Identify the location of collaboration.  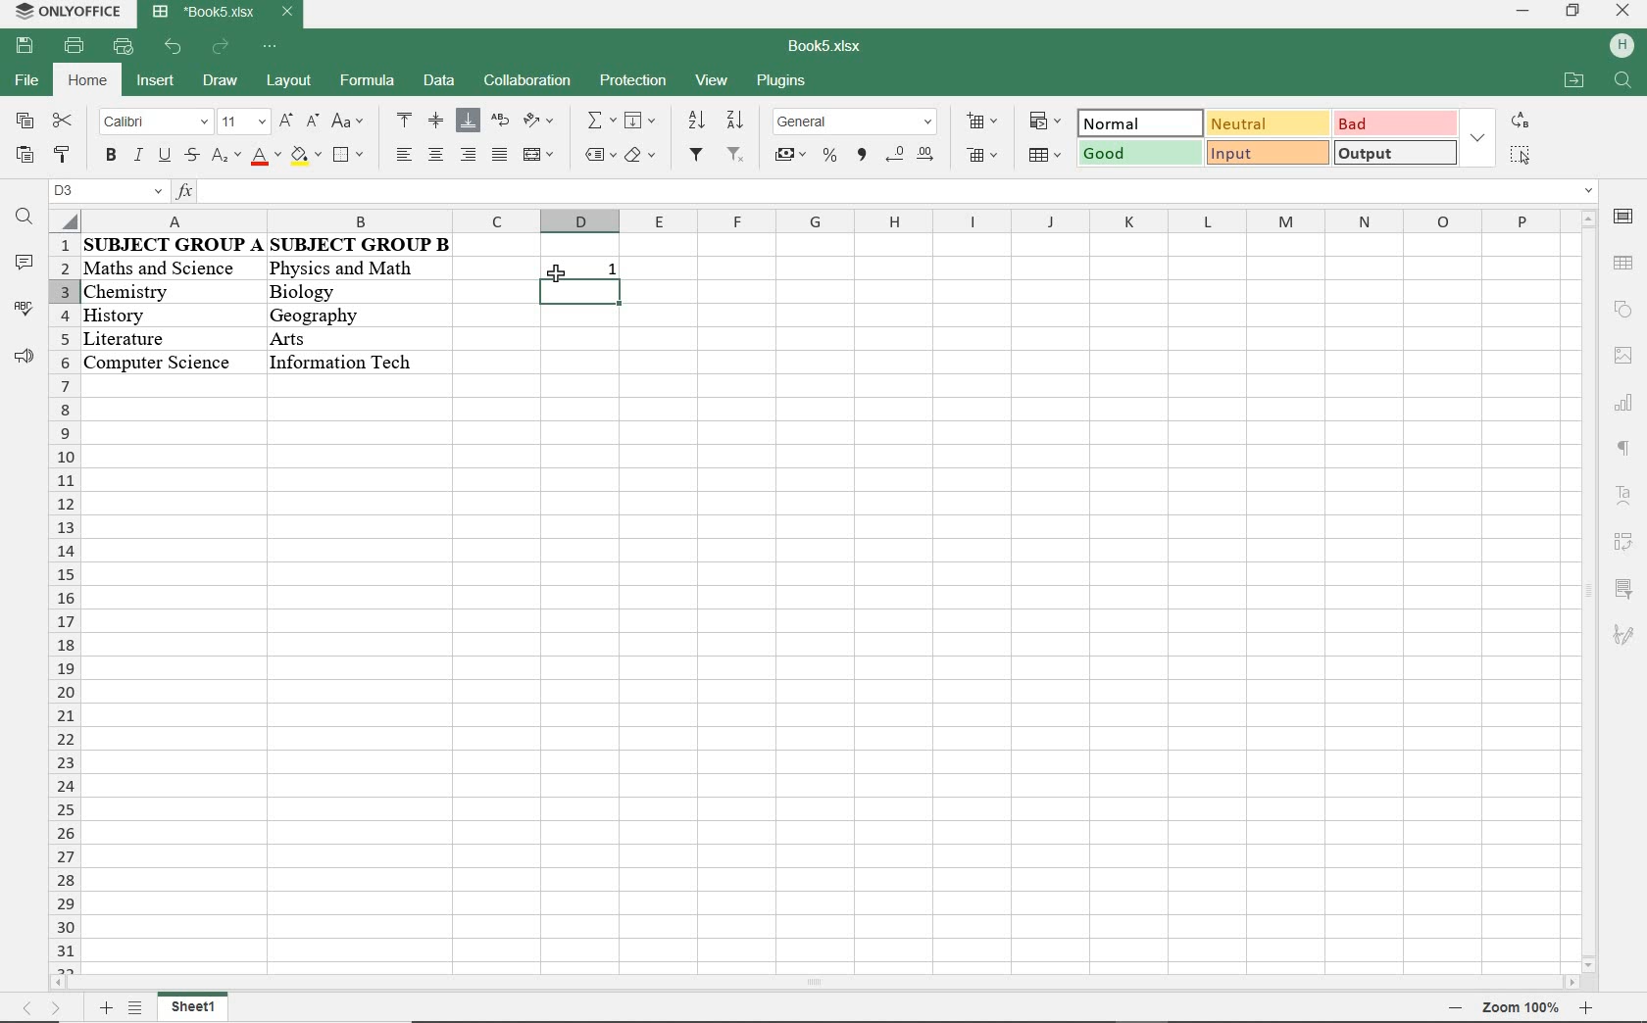
(525, 82).